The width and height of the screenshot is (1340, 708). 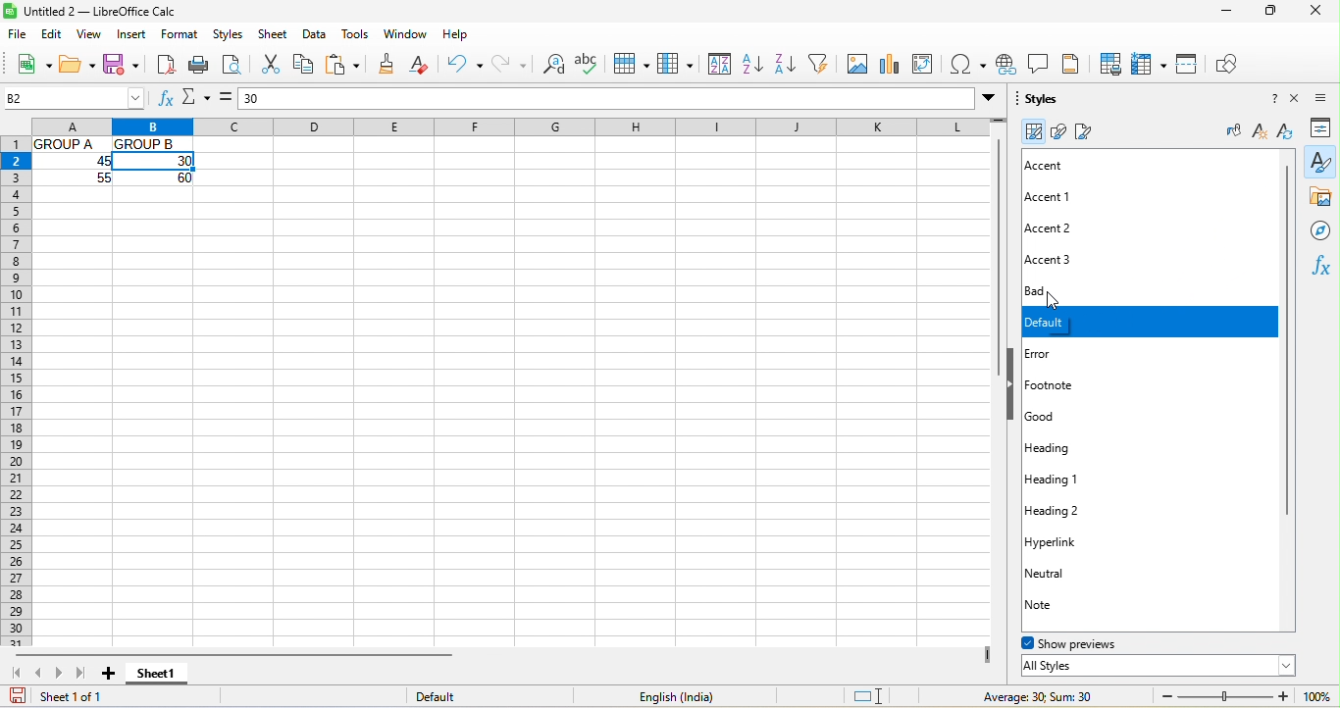 What do you see at coordinates (1012, 385) in the screenshot?
I see `hide` at bounding box center [1012, 385].